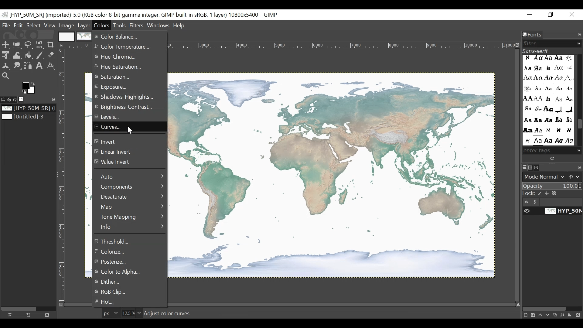  What do you see at coordinates (114, 283) in the screenshot?
I see `Dither` at bounding box center [114, 283].